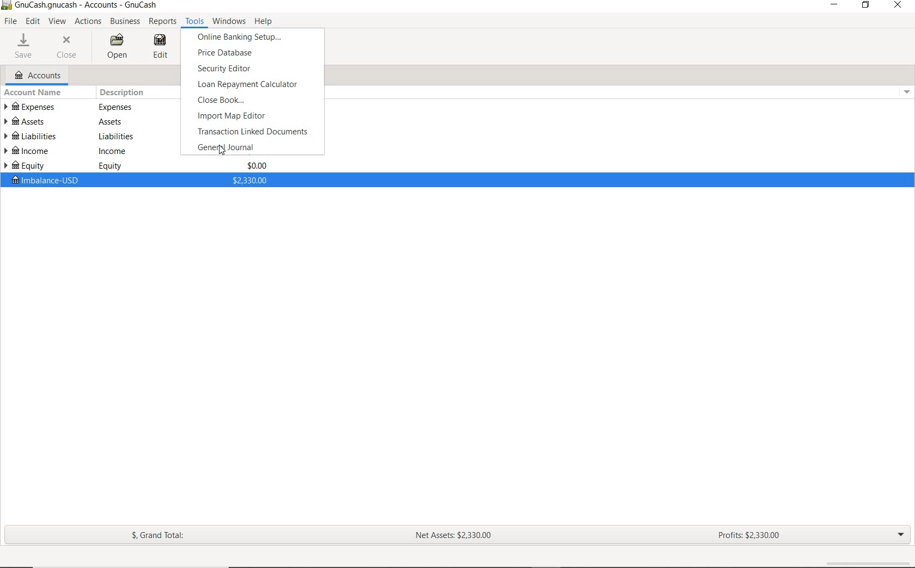  I want to click on GRAND TOTAL, so click(157, 534).